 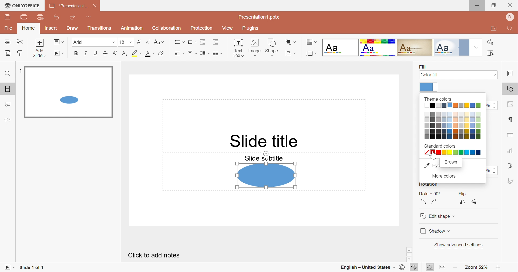 What do you see at coordinates (415, 47) in the screenshot?
I see `Classic` at bounding box center [415, 47].